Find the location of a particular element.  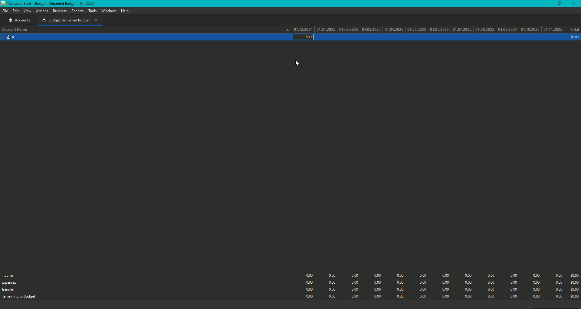

Date range is located at coordinates (425, 29).